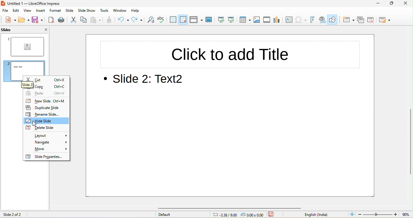 The width and height of the screenshot is (413, 218). What do you see at coordinates (44, 29) in the screenshot?
I see `close` at bounding box center [44, 29].